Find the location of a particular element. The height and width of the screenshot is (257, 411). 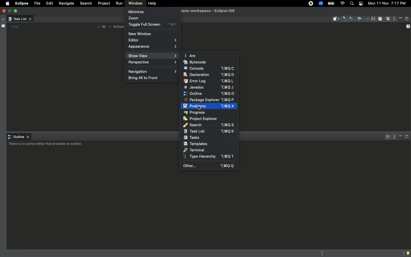

Bring all to front is located at coordinates (144, 78).